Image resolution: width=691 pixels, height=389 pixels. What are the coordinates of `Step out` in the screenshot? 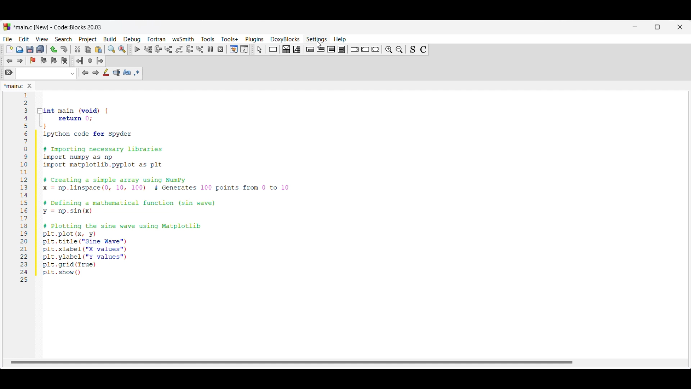 It's located at (179, 49).